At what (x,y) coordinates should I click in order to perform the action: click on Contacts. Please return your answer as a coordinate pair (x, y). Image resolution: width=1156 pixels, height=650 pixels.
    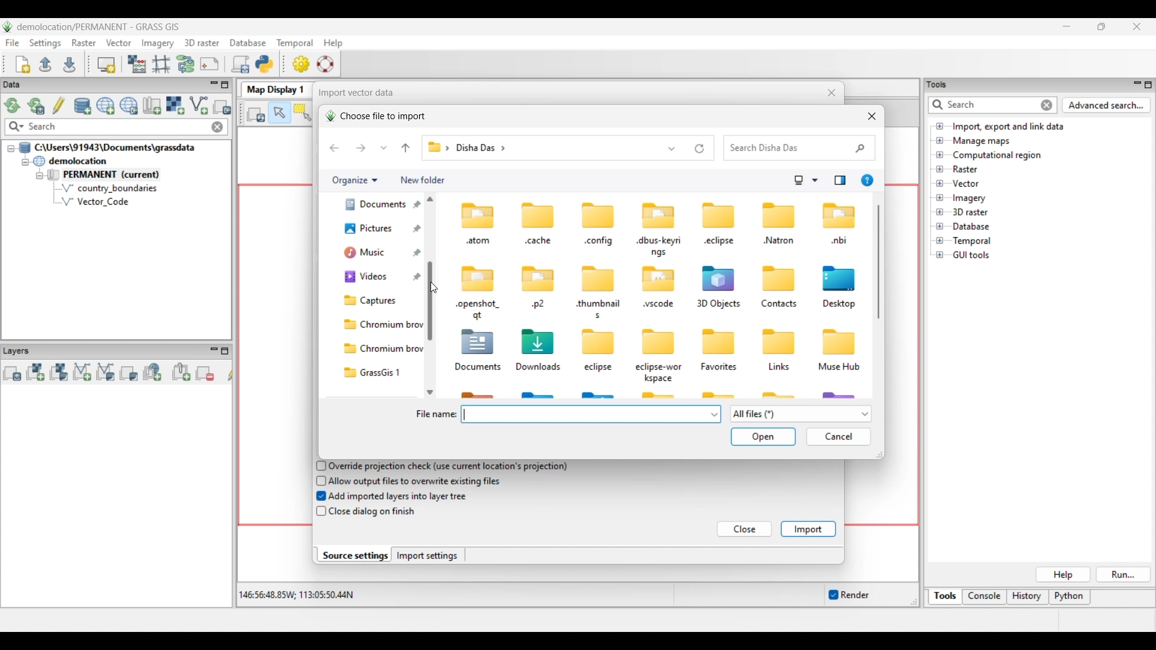
    Looking at the image, I should click on (779, 305).